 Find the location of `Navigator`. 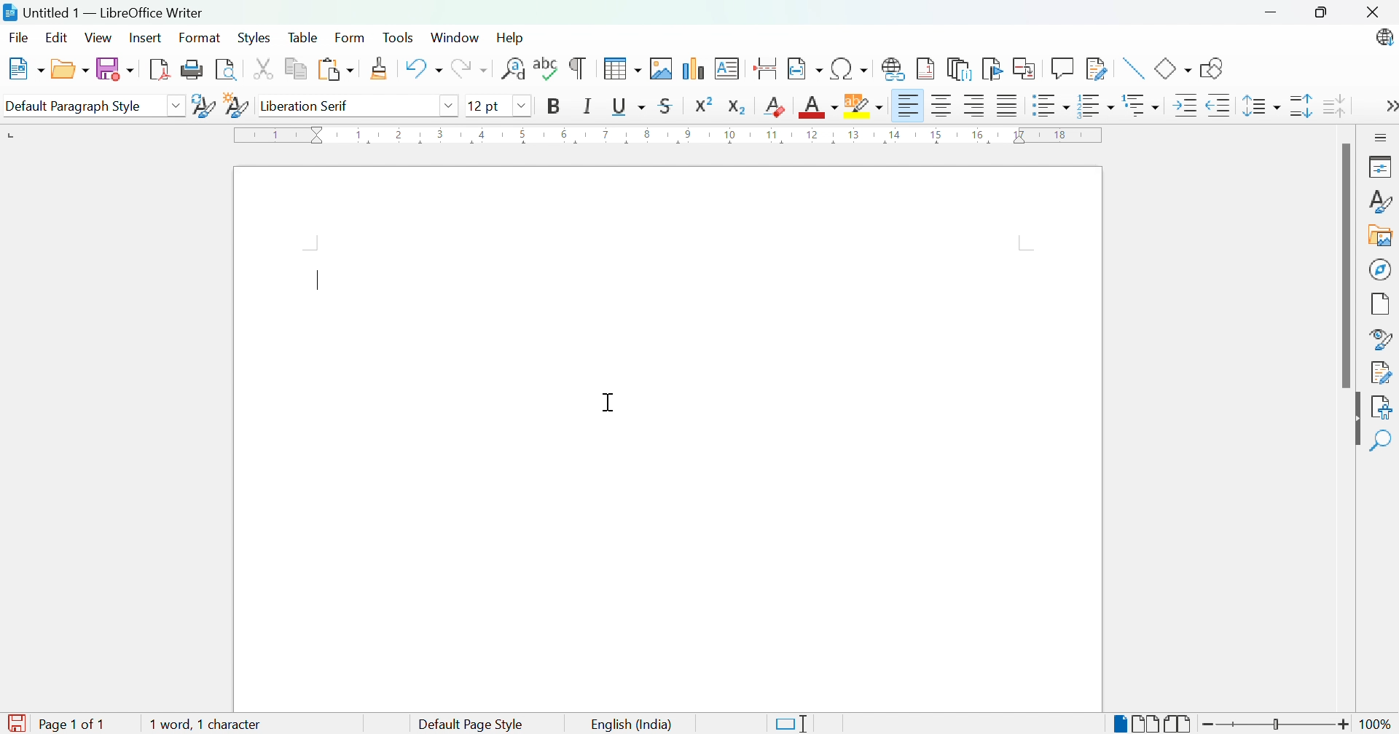

Navigator is located at coordinates (1381, 267).